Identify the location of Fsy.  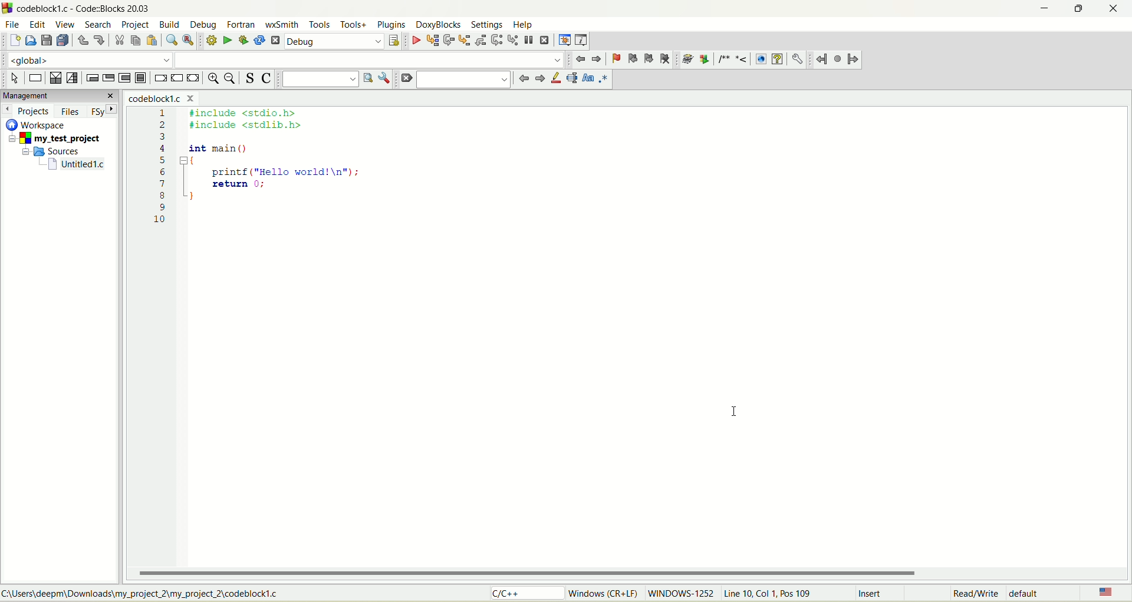
(103, 110).